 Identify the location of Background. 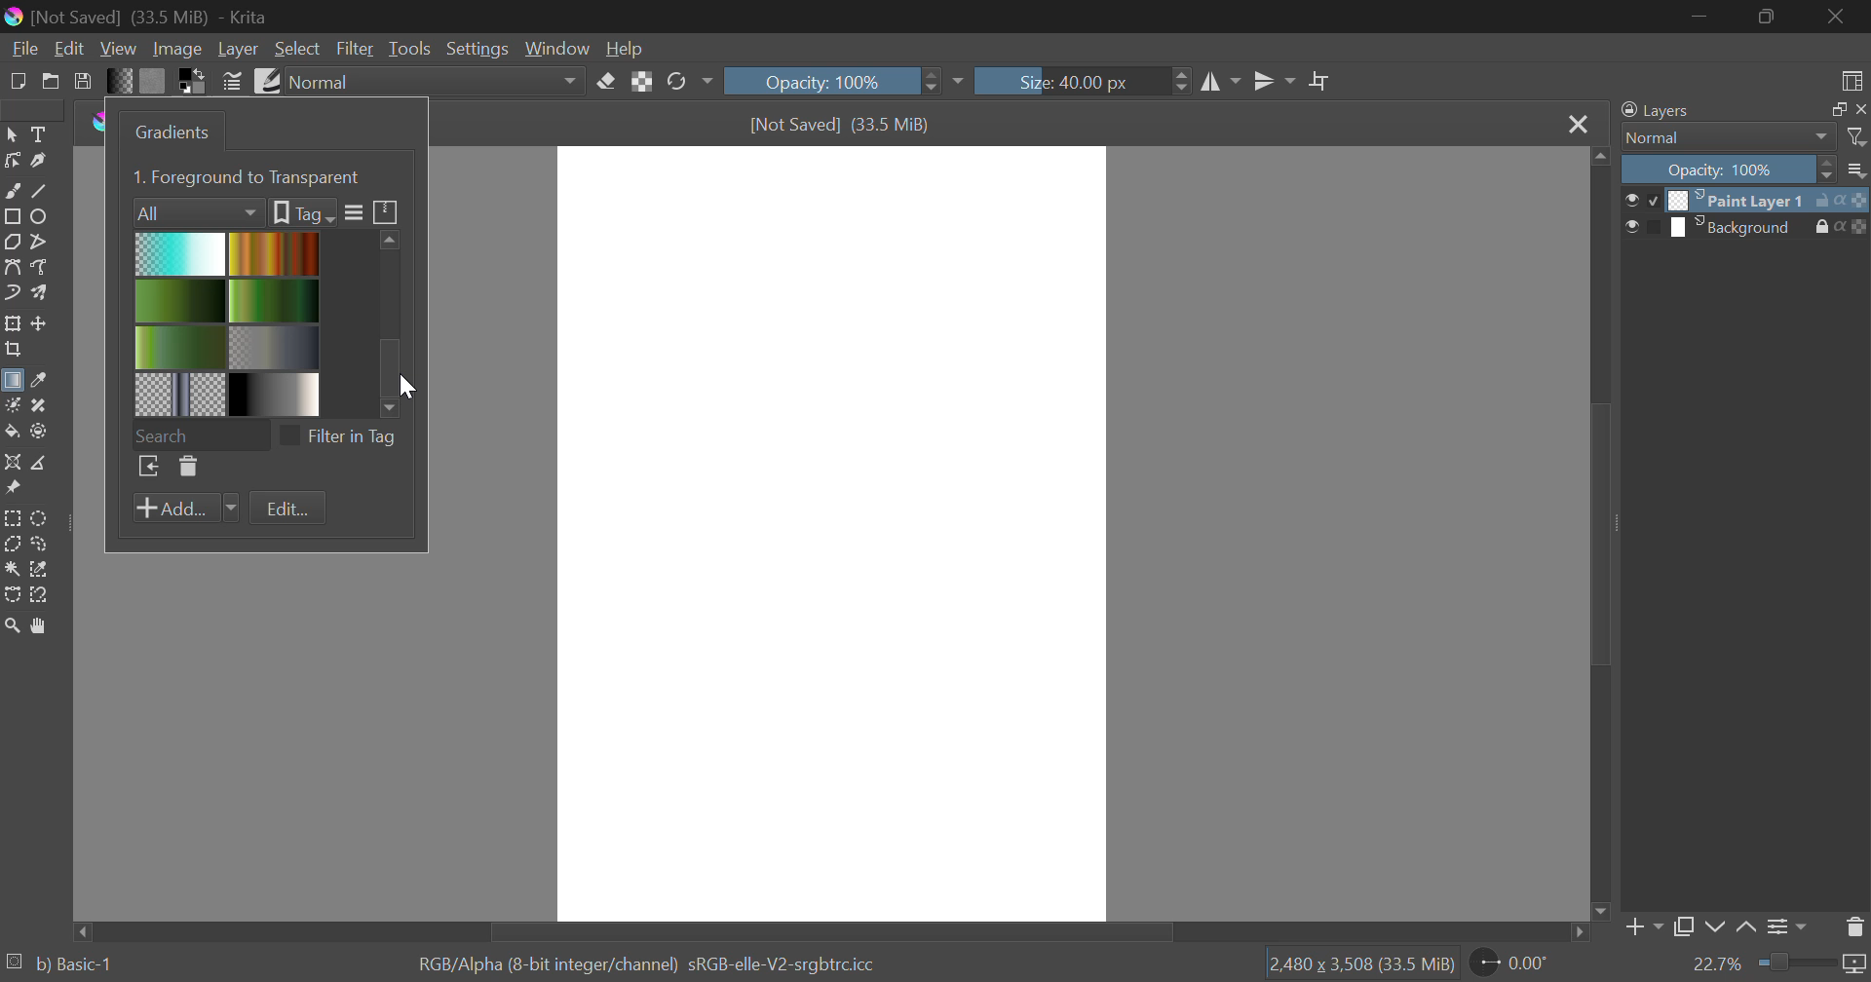
(1737, 227).